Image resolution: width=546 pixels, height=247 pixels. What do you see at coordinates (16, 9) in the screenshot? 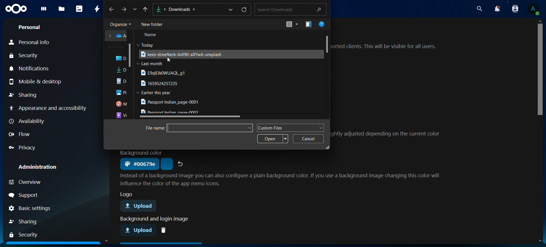
I see `logo` at bounding box center [16, 9].